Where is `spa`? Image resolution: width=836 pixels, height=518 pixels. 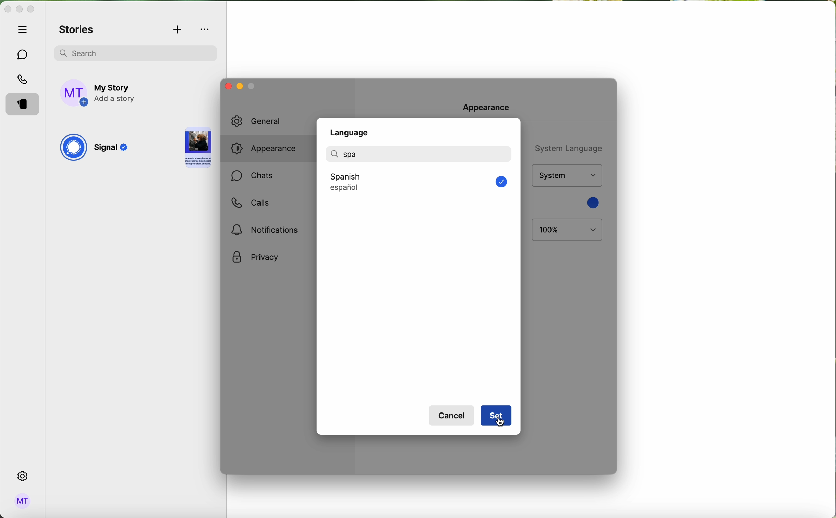
spa is located at coordinates (346, 153).